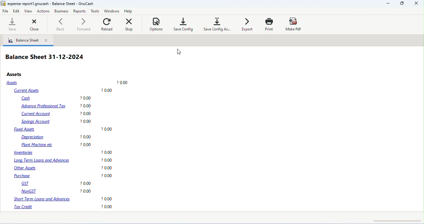 This screenshot has height=224, width=424. What do you see at coordinates (56, 145) in the screenshot?
I see `plant machine etc` at bounding box center [56, 145].